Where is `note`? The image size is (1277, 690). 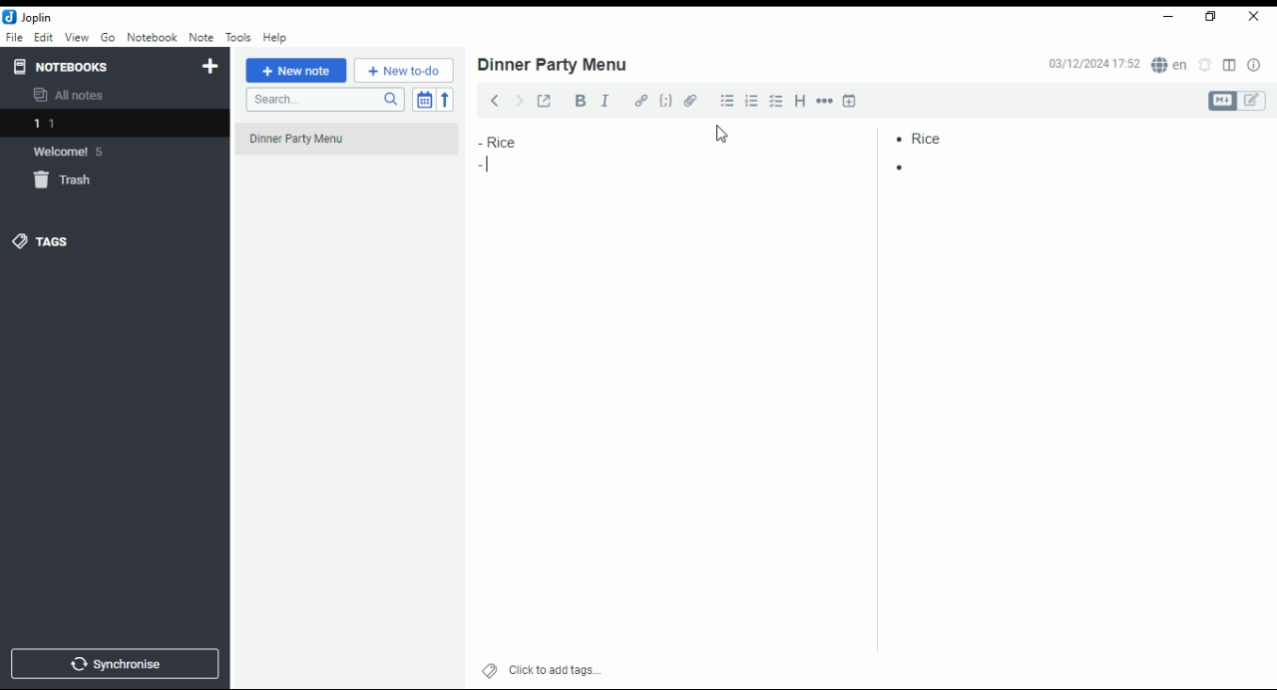
note is located at coordinates (200, 38).